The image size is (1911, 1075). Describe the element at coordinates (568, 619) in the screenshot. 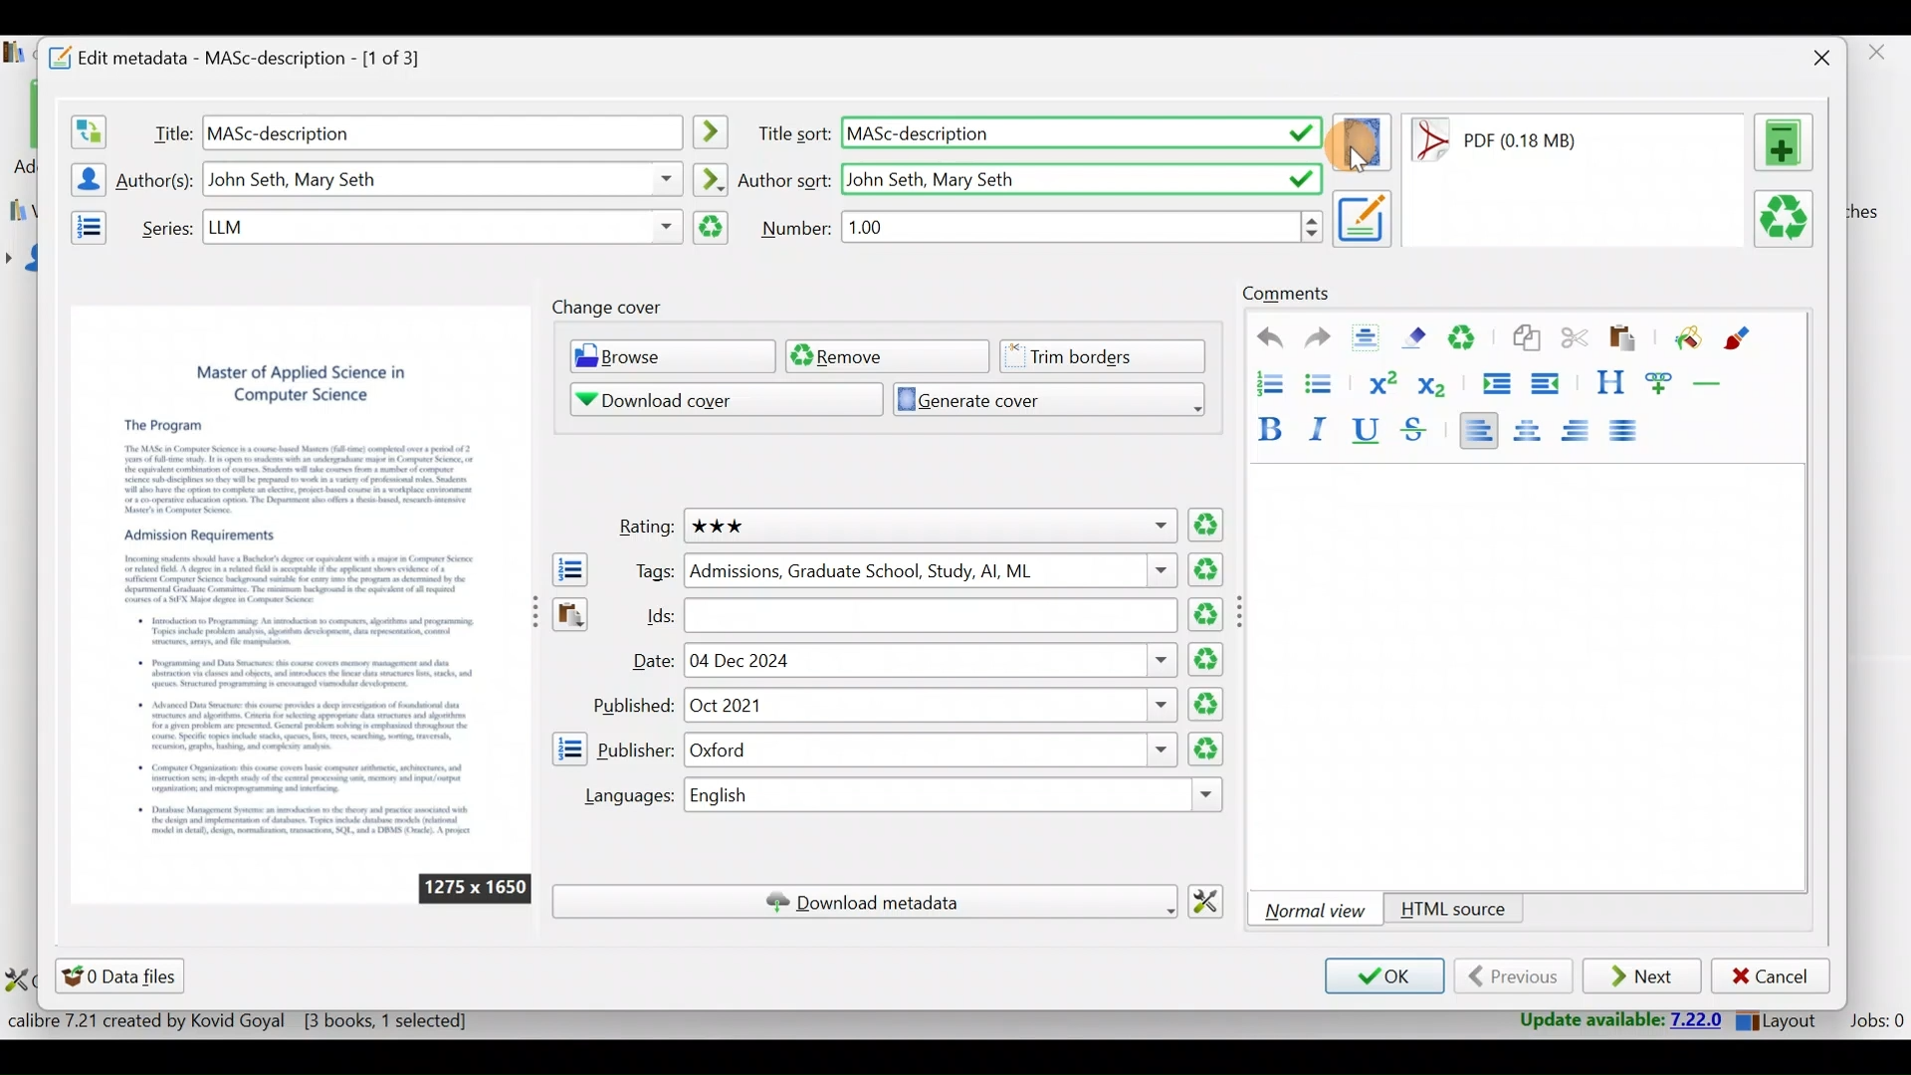

I see `Paste contents of the clipboard` at that location.